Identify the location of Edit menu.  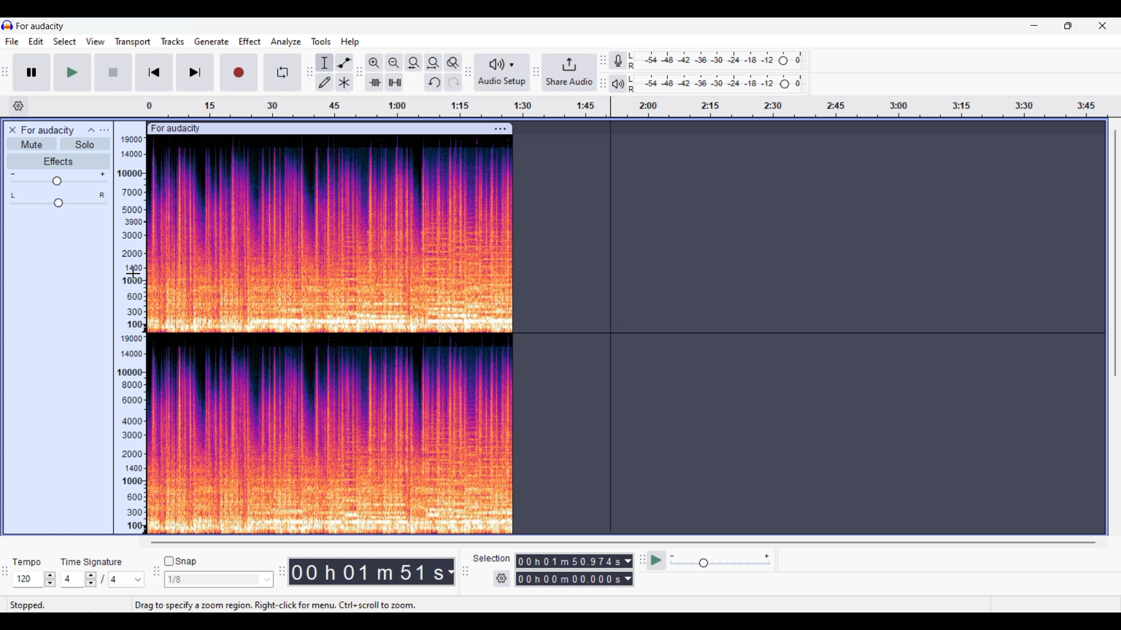
(36, 41).